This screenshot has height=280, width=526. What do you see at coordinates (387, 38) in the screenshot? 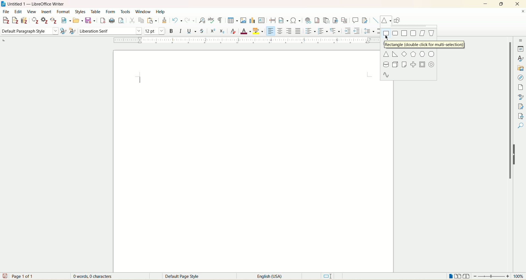
I see `Cursor` at bounding box center [387, 38].